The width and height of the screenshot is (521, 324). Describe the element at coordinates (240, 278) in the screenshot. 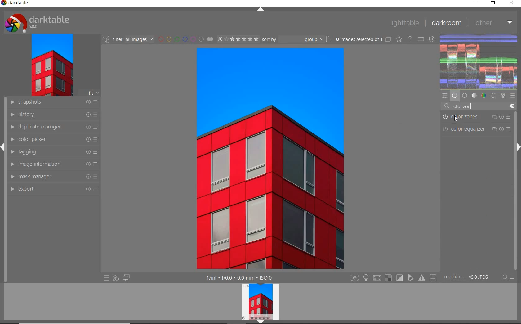

I see `display information` at that location.